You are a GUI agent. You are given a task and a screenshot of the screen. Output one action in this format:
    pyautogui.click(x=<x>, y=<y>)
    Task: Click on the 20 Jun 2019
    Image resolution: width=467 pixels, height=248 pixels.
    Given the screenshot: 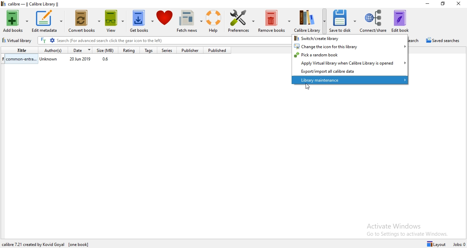 What is the action you would take?
    pyautogui.click(x=81, y=59)
    